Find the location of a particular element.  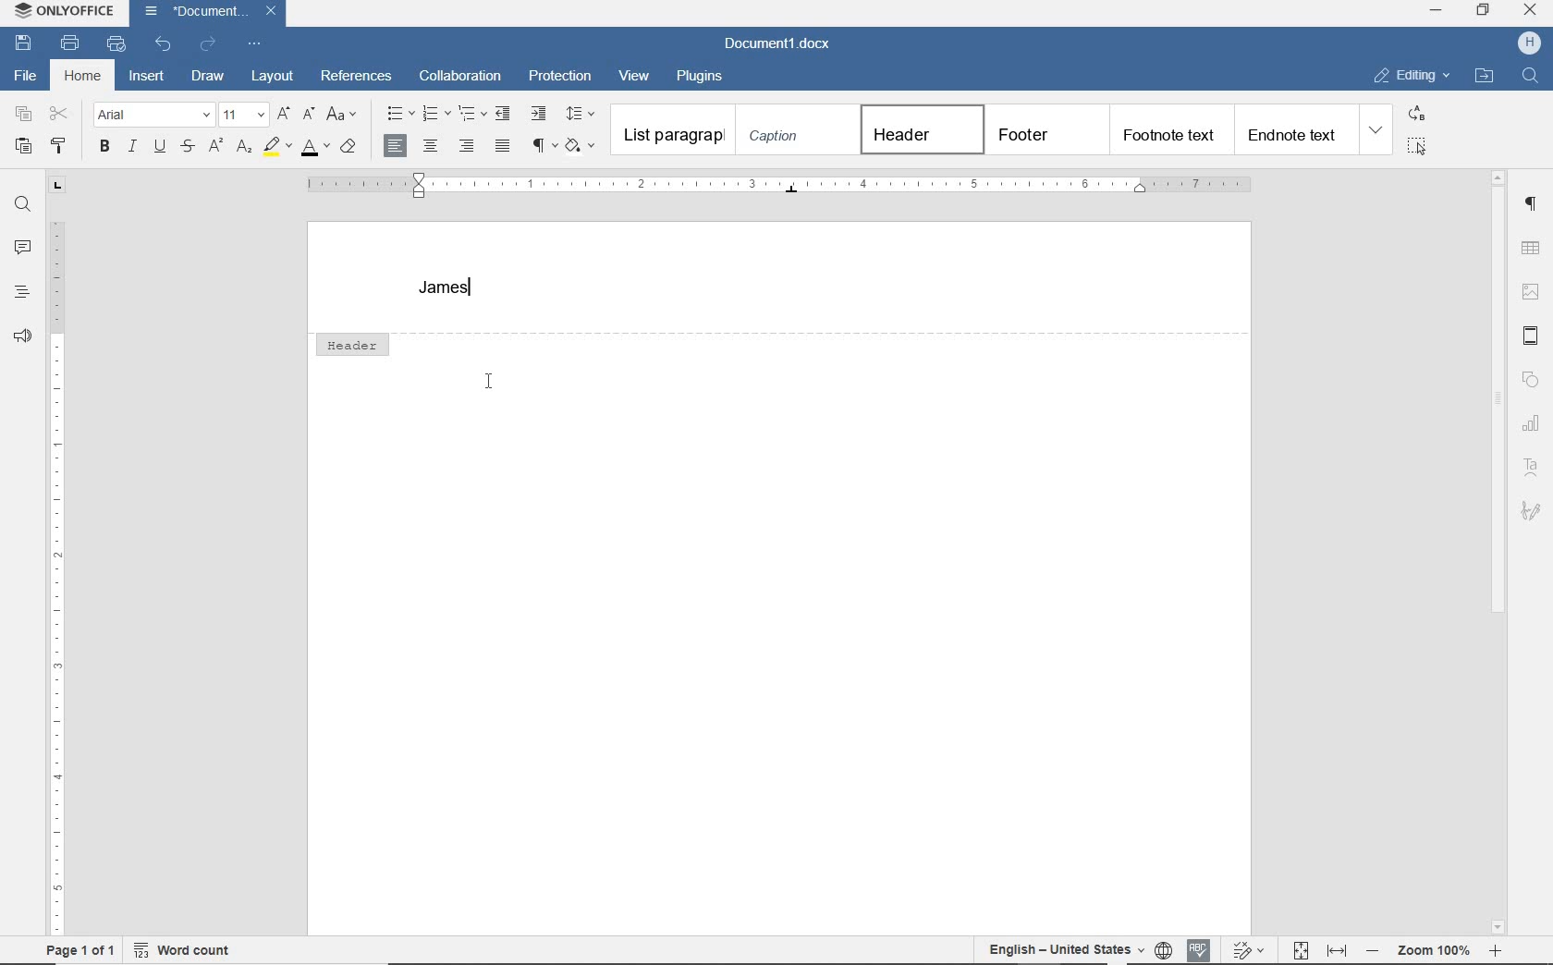

text language is located at coordinates (1062, 947).